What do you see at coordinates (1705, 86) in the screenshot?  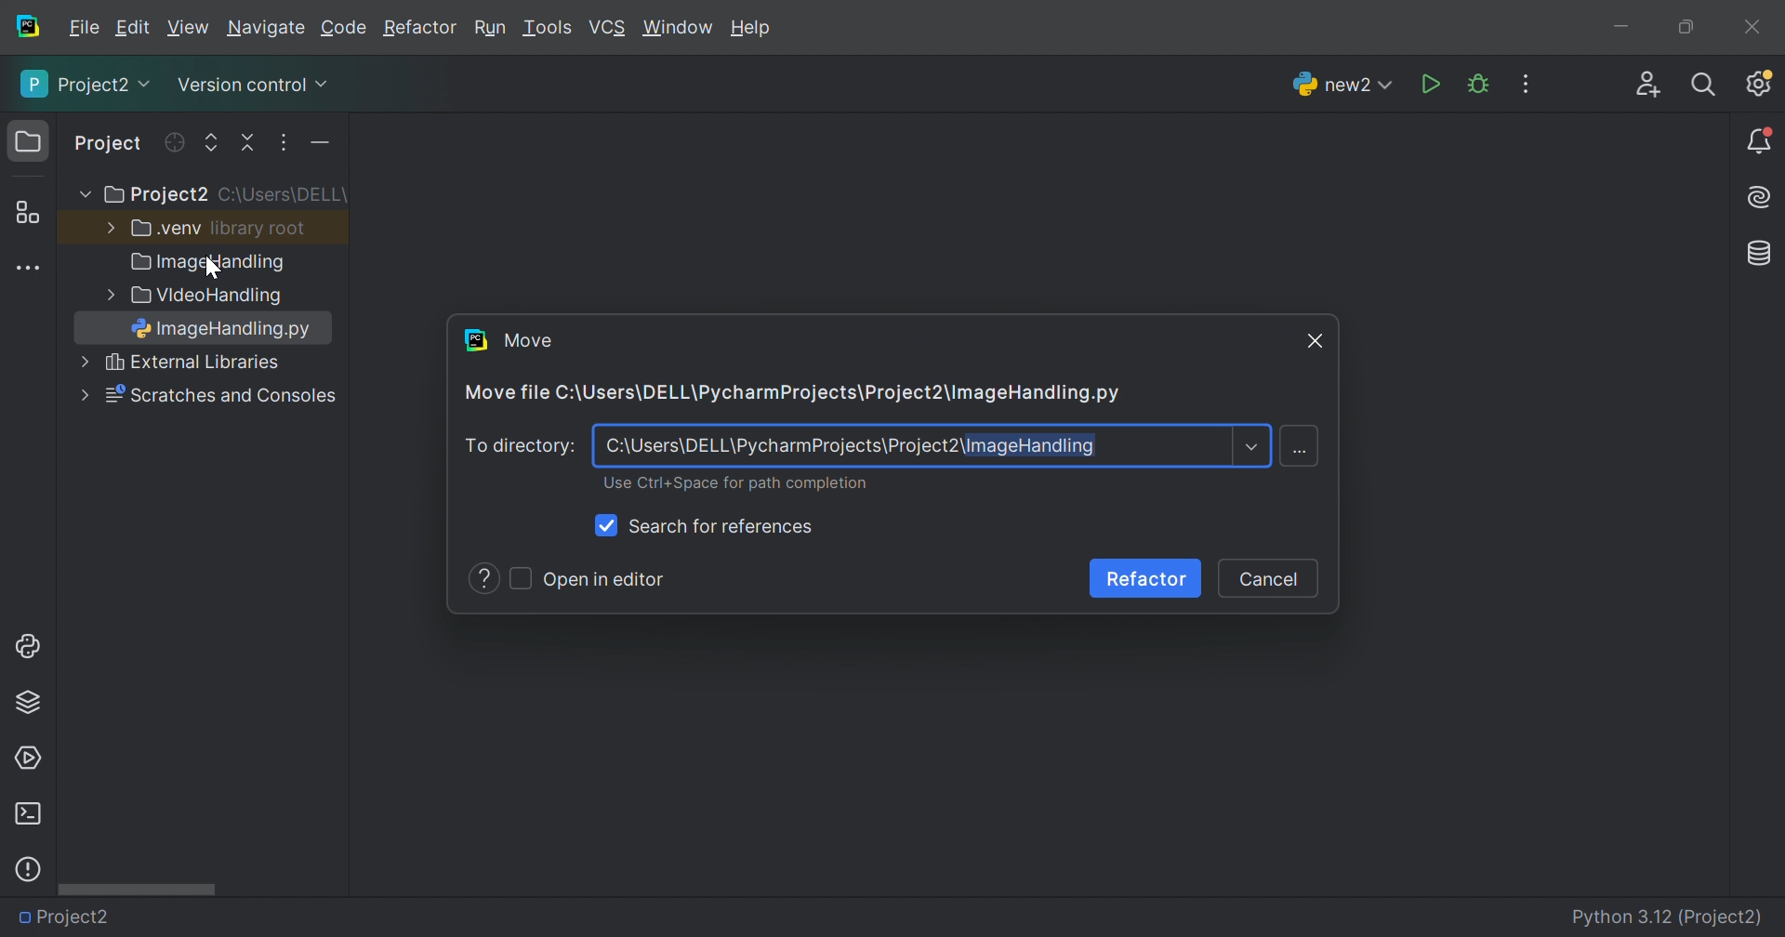 I see `Search everywhere` at bounding box center [1705, 86].